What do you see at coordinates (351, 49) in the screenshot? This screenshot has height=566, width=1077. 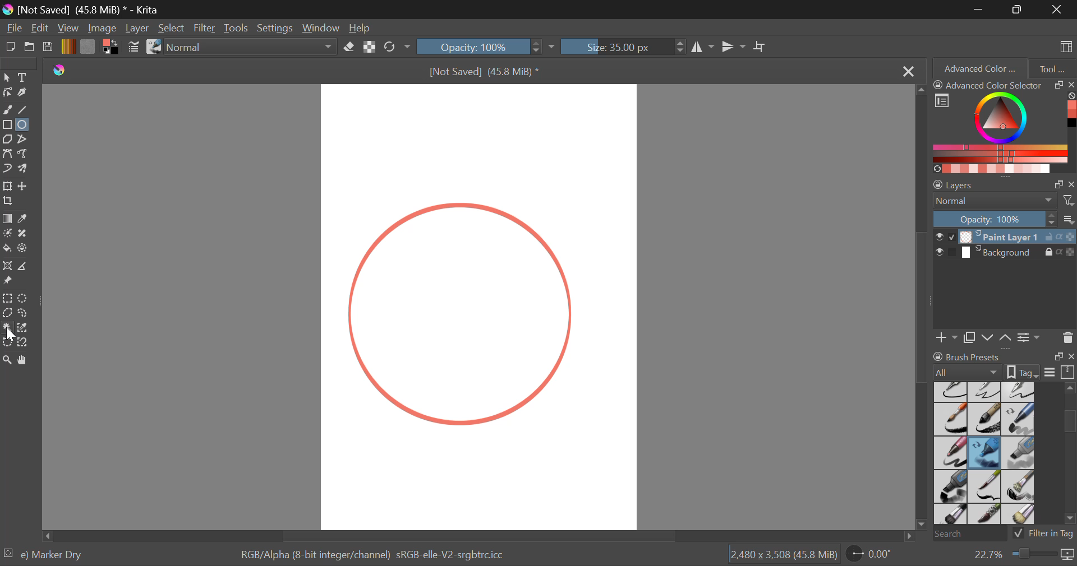 I see `Erase` at bounding box center [351, 49].